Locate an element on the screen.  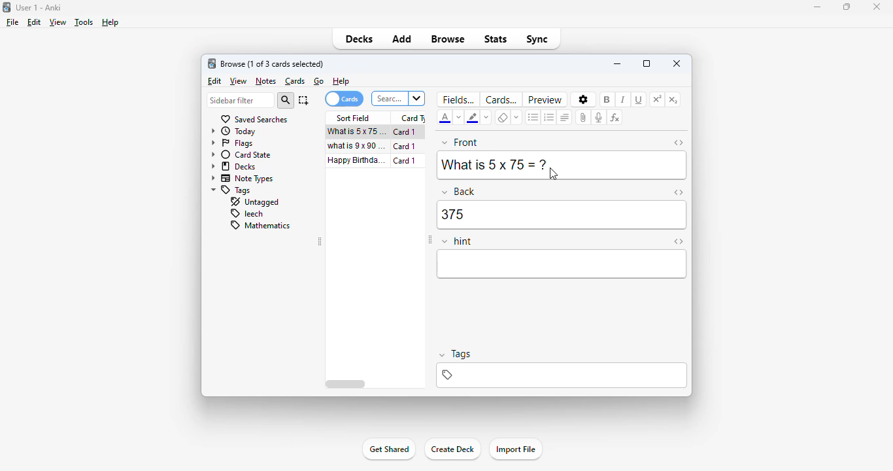
happy birthday song!!!.mp3 is located at coordinates (356, 160).